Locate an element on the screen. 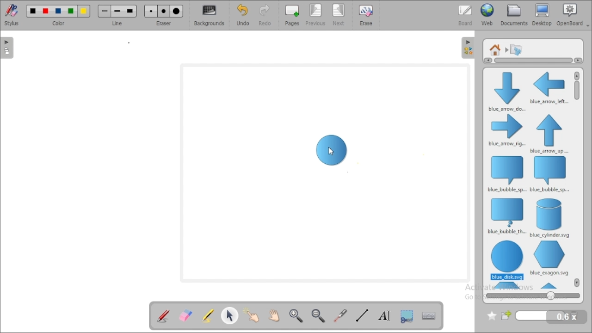  line is located at coordinates (117, 15).